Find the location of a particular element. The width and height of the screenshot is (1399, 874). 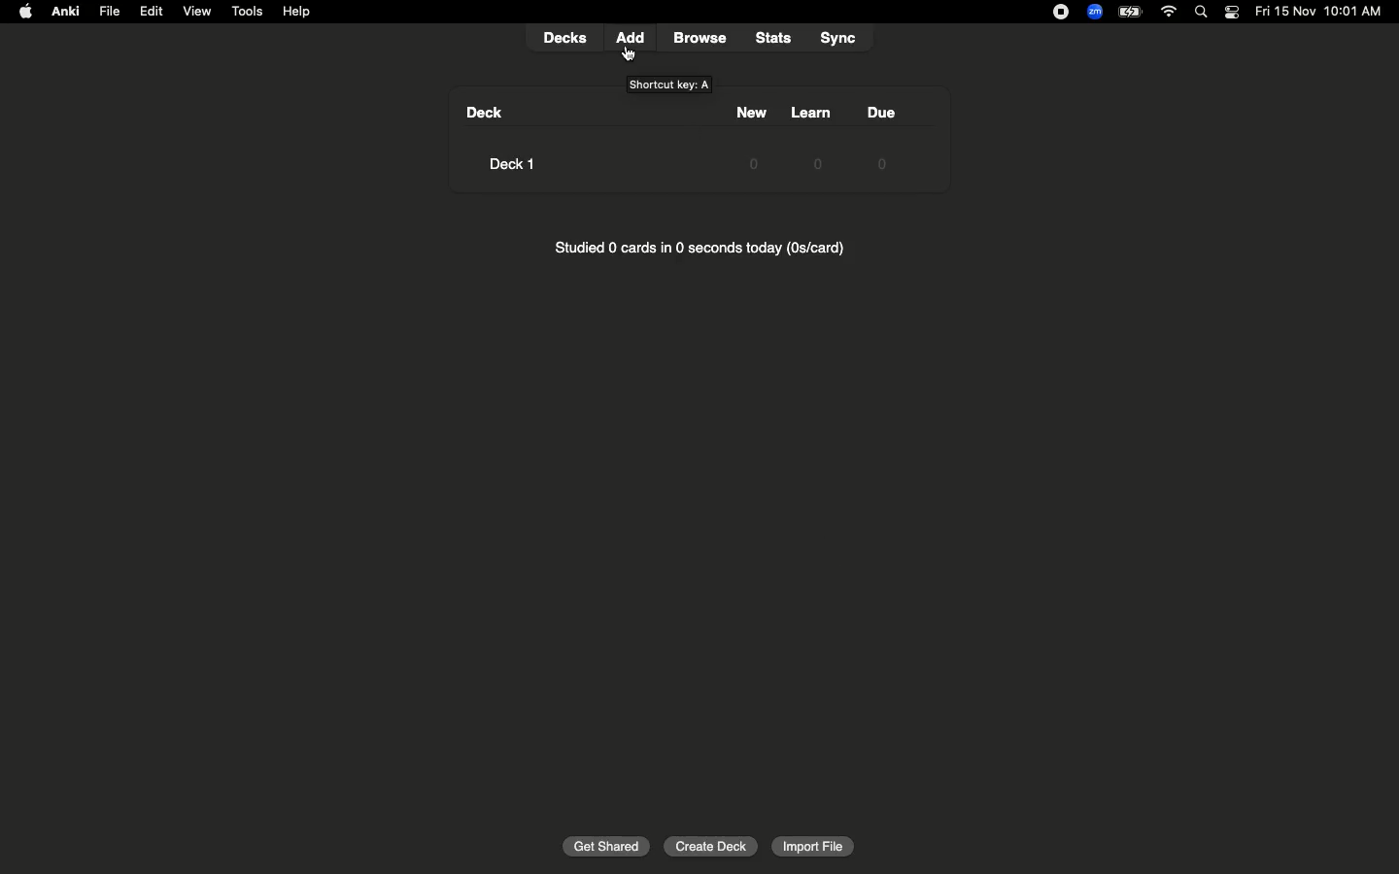

File is located at coordinates (107, 12).